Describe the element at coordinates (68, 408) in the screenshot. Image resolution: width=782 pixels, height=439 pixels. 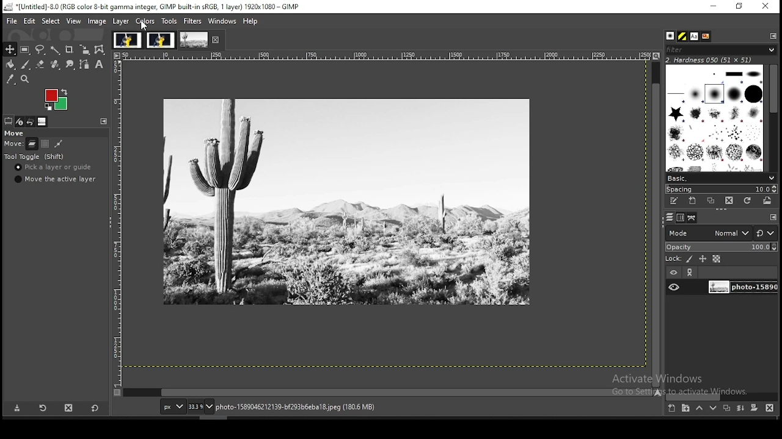
I see `delete tool preset` at that location.